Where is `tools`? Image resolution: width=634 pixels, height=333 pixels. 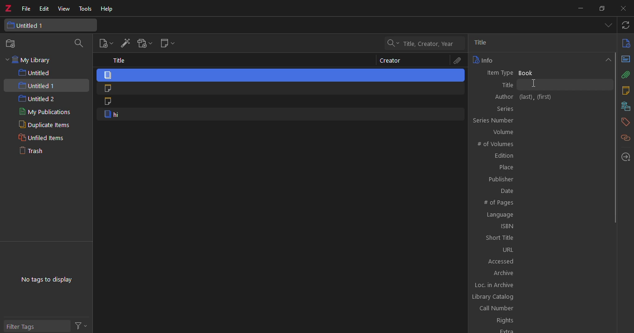 tools is located at coordinates (87, 9).